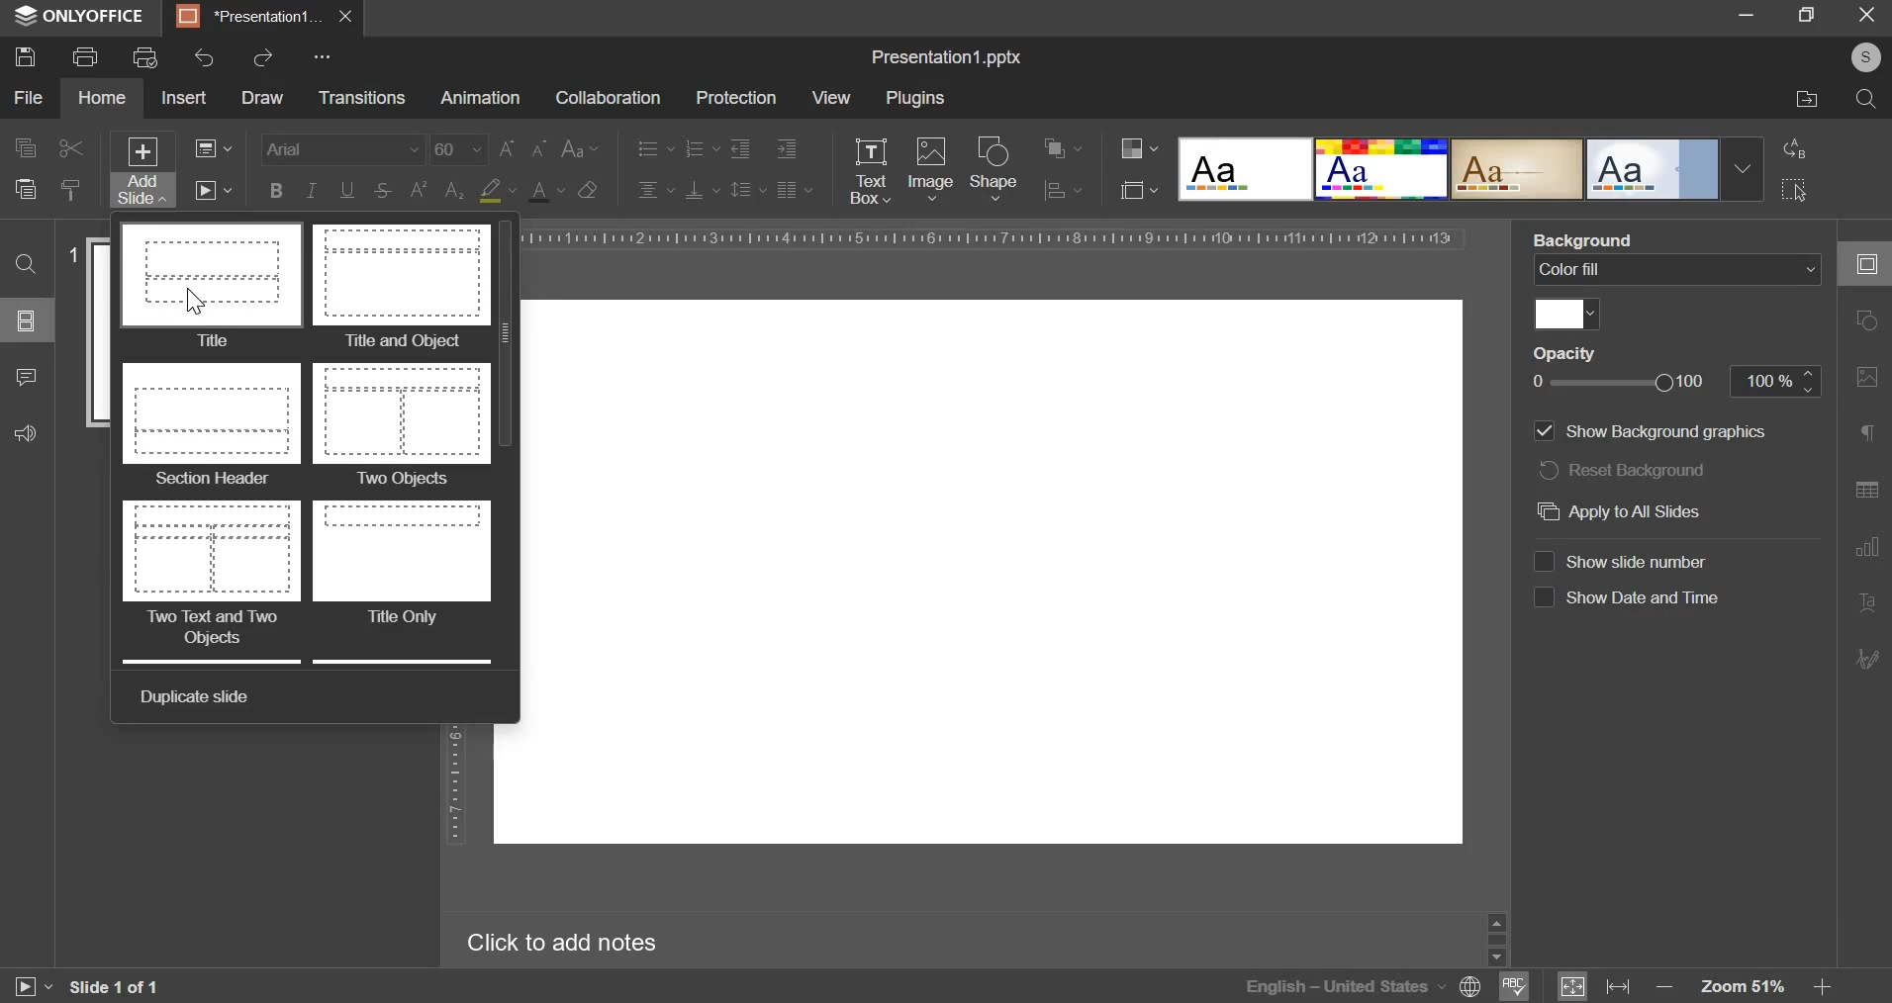  Describe the element at coordinates (1873, 653) in the screenshot. I see `draw tools` at that location.